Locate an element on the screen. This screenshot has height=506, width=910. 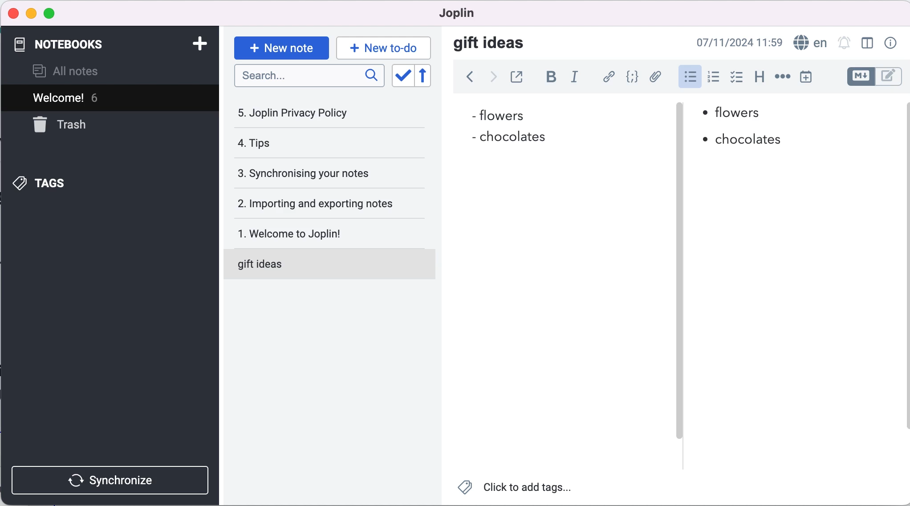
flowers is located at coordinates (510, 116).